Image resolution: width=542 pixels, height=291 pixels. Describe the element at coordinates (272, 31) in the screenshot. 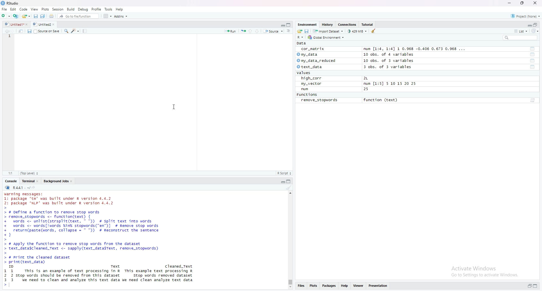

I see `Source` at that location.